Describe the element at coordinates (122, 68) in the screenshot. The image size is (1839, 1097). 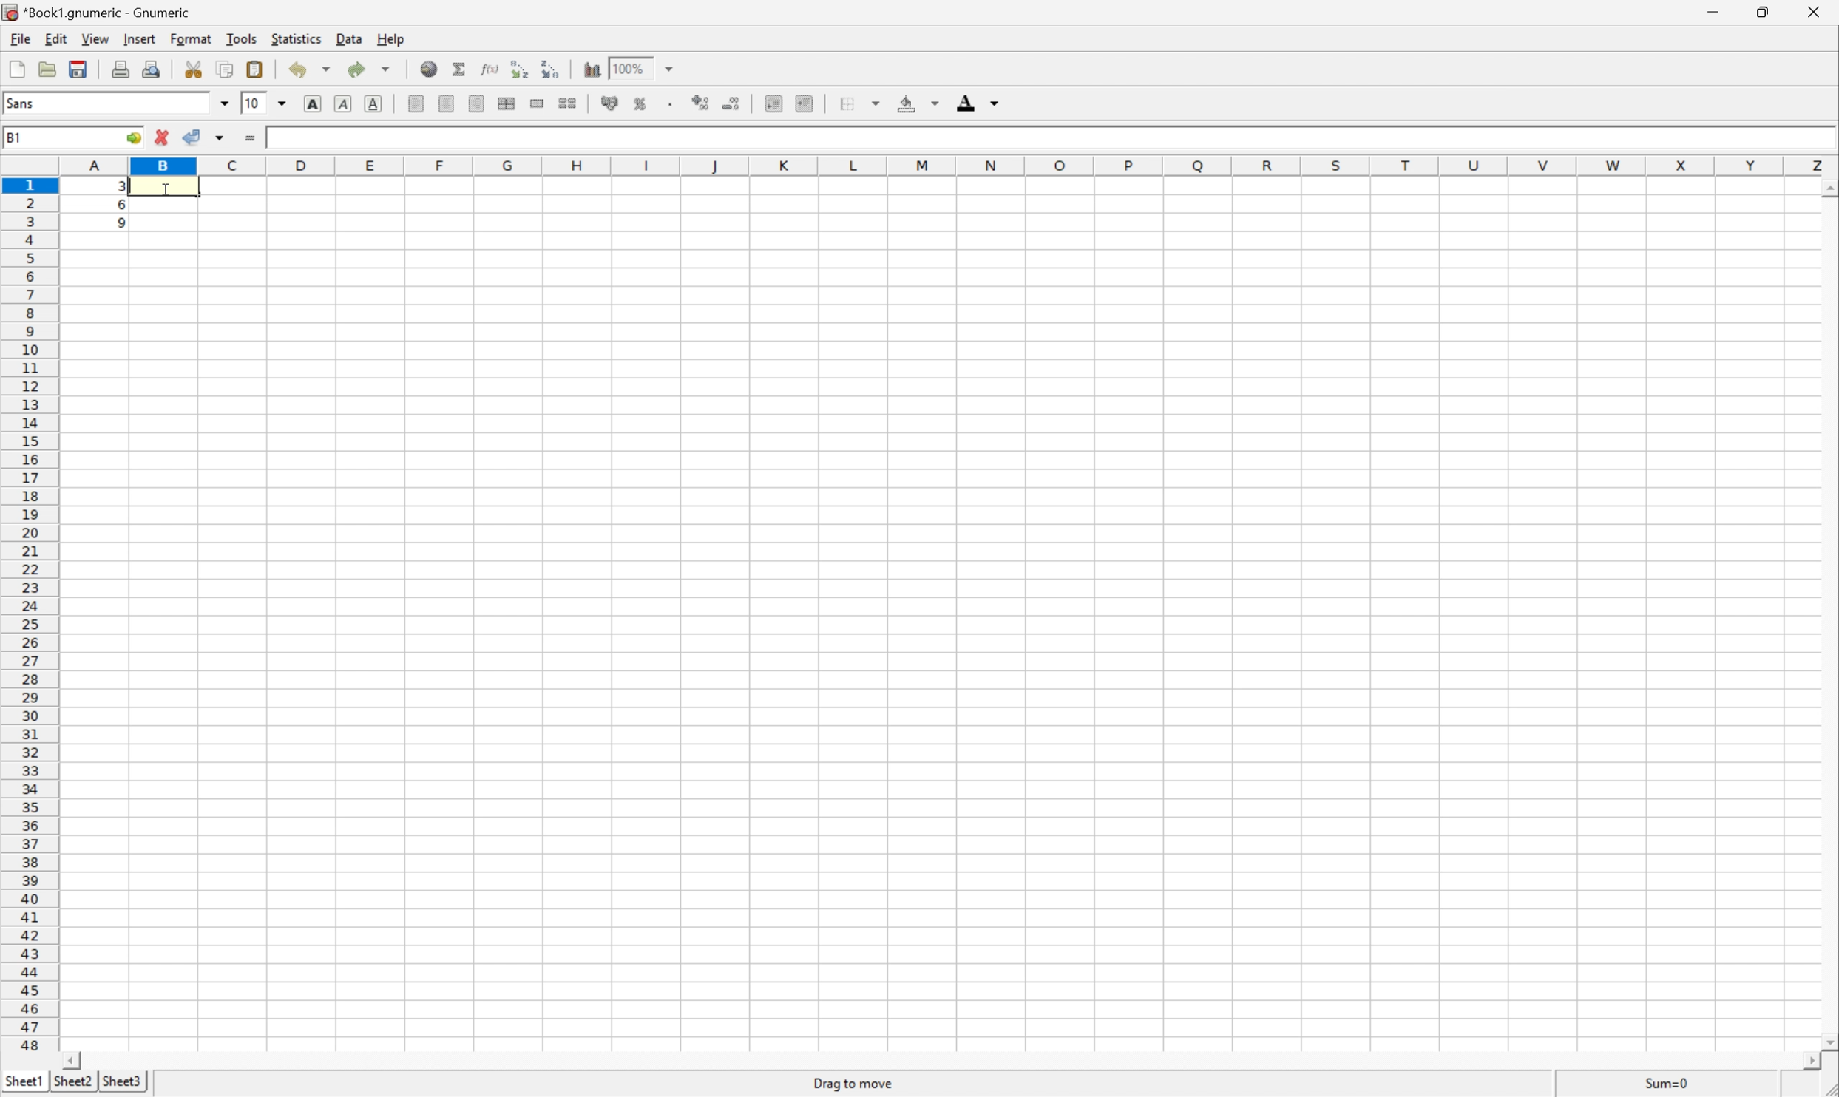
I see `Print current file` at that location.